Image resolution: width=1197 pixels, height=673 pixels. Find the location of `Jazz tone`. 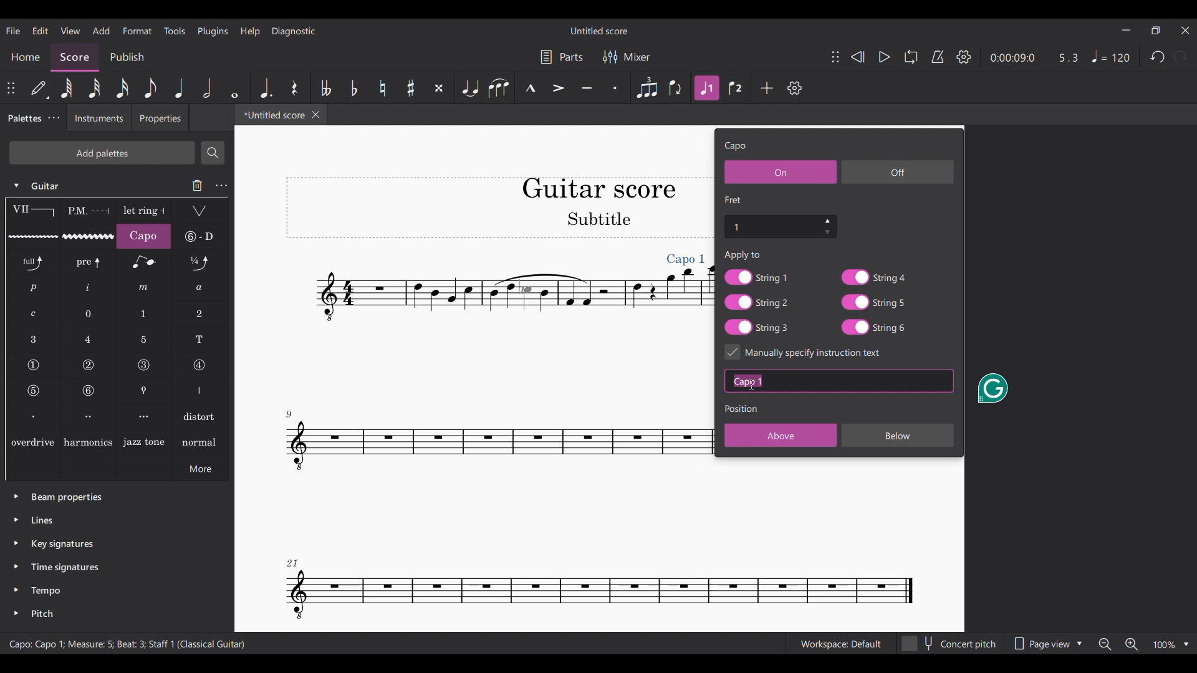

Jazz tone is located at coordinates (144, 441).